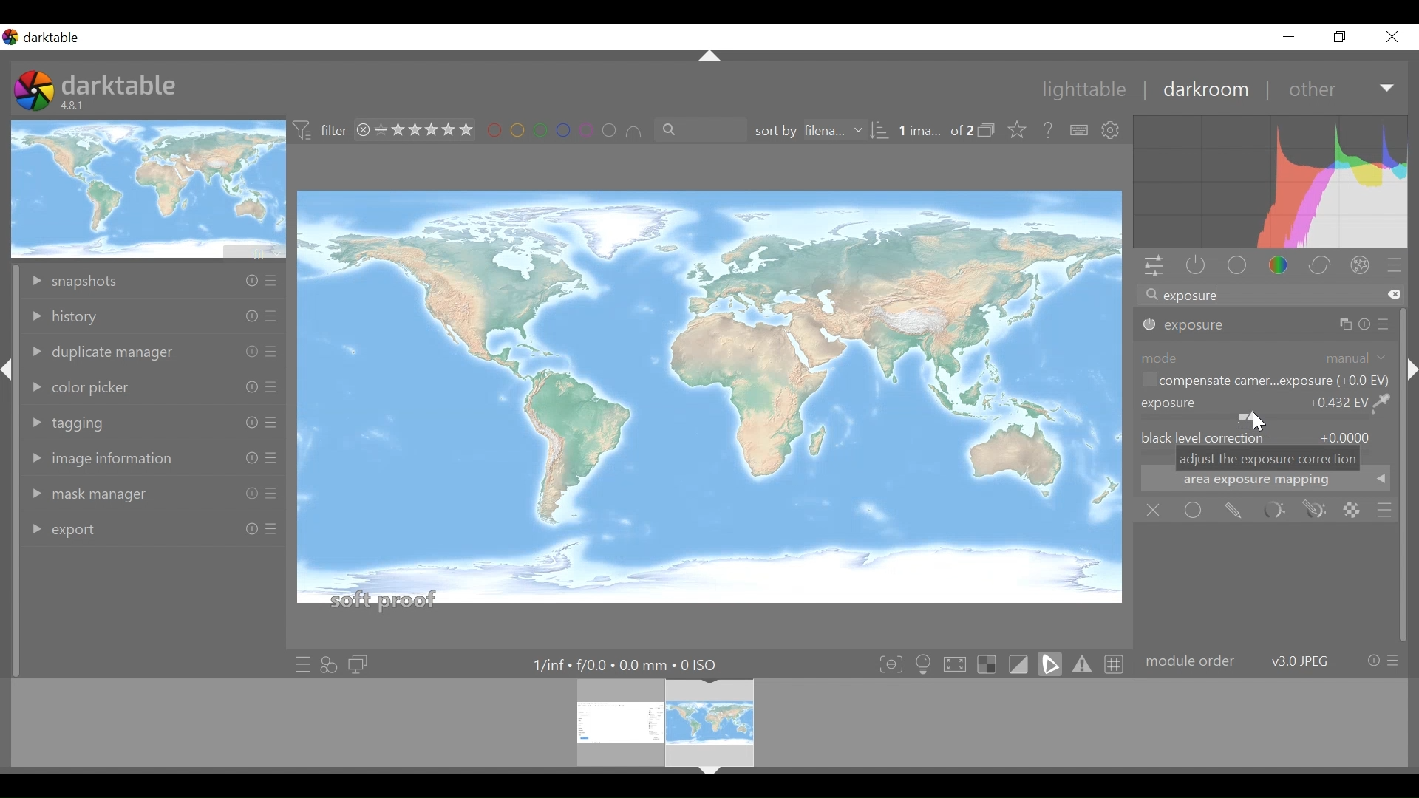  Describe the element at coordinates (243, 458) in the screenshot. I see `` at that location.